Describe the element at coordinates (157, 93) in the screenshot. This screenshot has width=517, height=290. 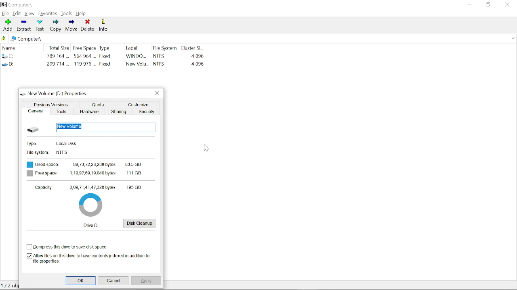
I see `close` at that location.